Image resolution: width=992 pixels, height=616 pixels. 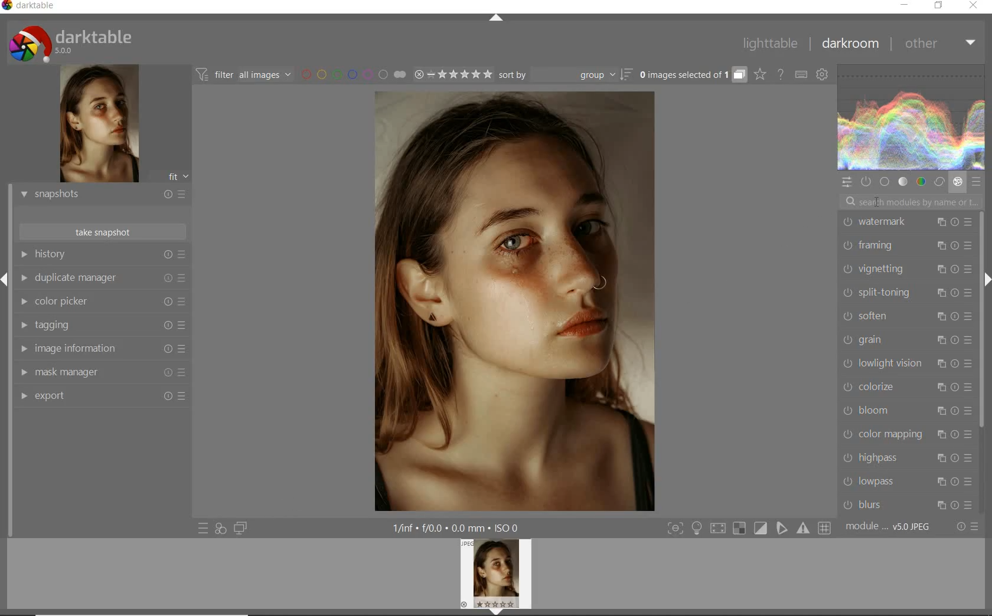 What do you see at coordinates (876, 202) in the screenshot?
I see `CURSOR` at bounding box center [876, 202].